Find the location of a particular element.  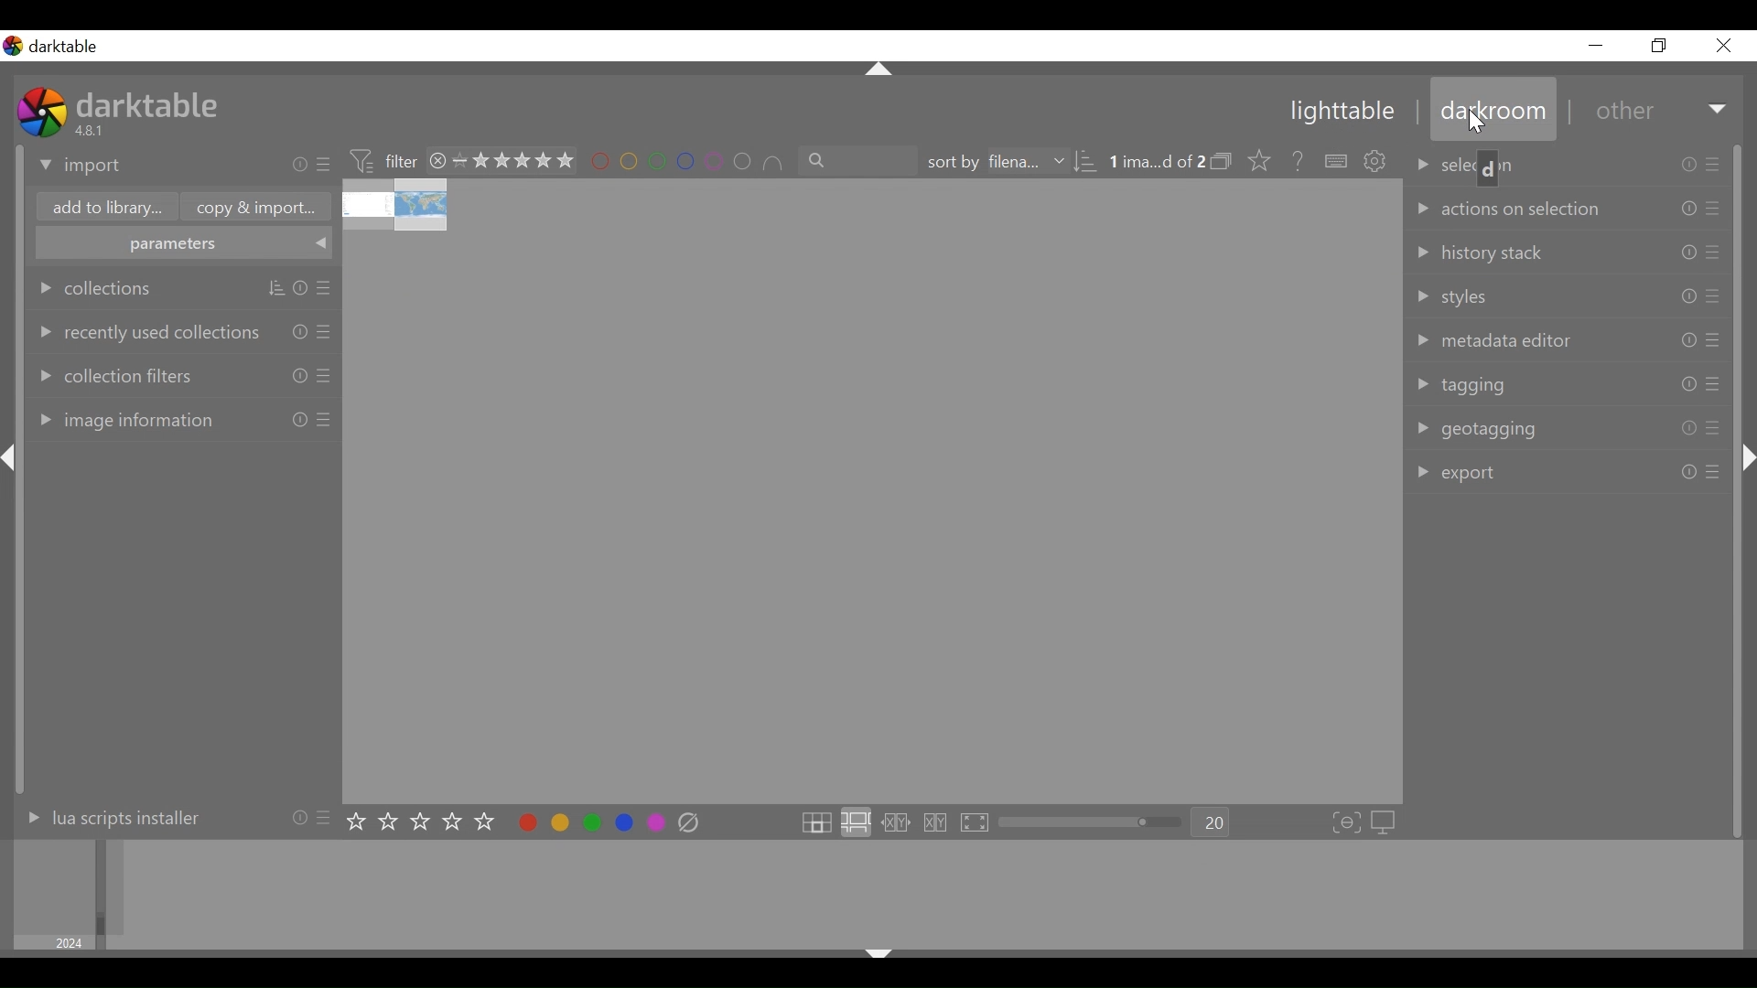

 is located at coordinates (1715, 254).